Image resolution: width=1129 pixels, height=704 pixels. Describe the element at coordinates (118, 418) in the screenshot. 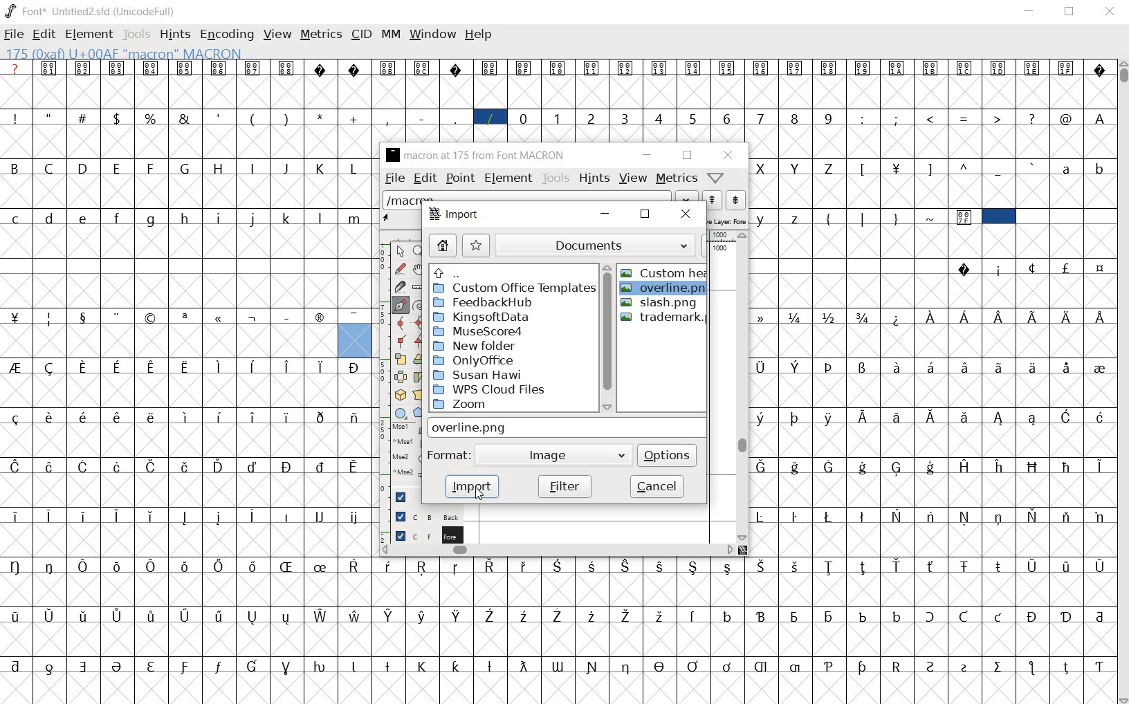

I see `Symbol` at that location.